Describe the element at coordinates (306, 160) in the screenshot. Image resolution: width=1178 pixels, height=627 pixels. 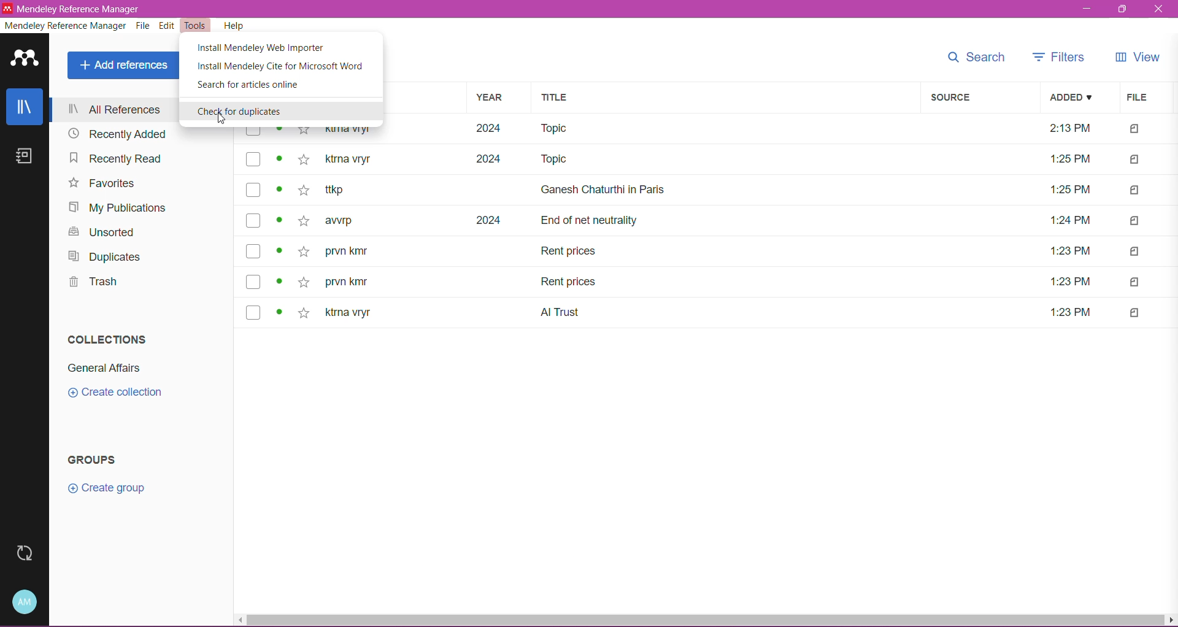
I see `favourite` at that location.